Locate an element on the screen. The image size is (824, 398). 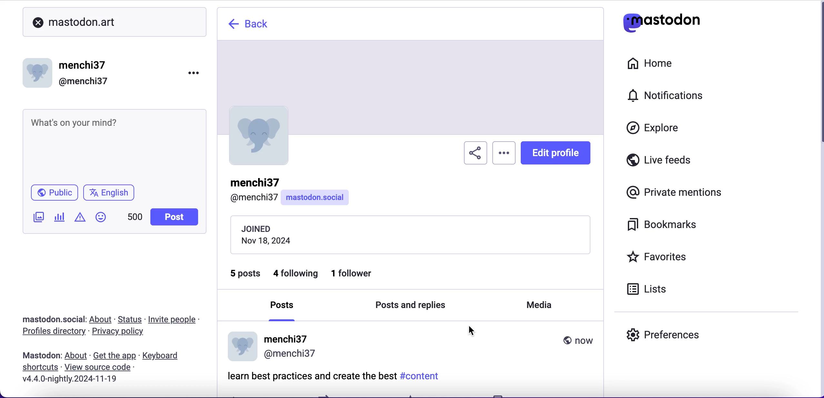
learn best oractices and create the best is located at coordinates (311, 374).